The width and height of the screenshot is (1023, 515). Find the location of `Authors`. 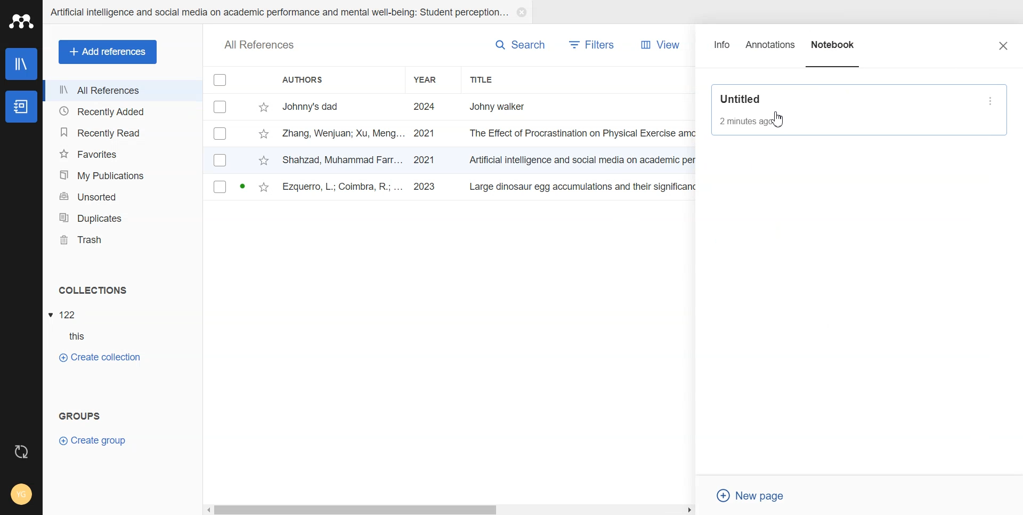

Authors is located at coordinates (337, 79).